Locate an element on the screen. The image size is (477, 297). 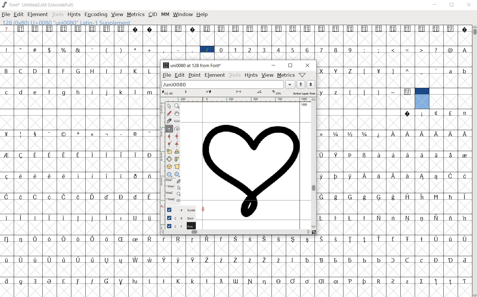
previous word is located at coordinates (301, 84).